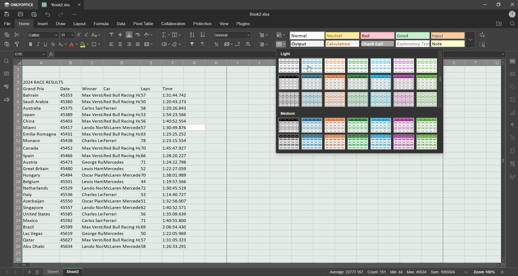 This screenshot has width=518, height=276. I want to click on charts , so click(513, 113).